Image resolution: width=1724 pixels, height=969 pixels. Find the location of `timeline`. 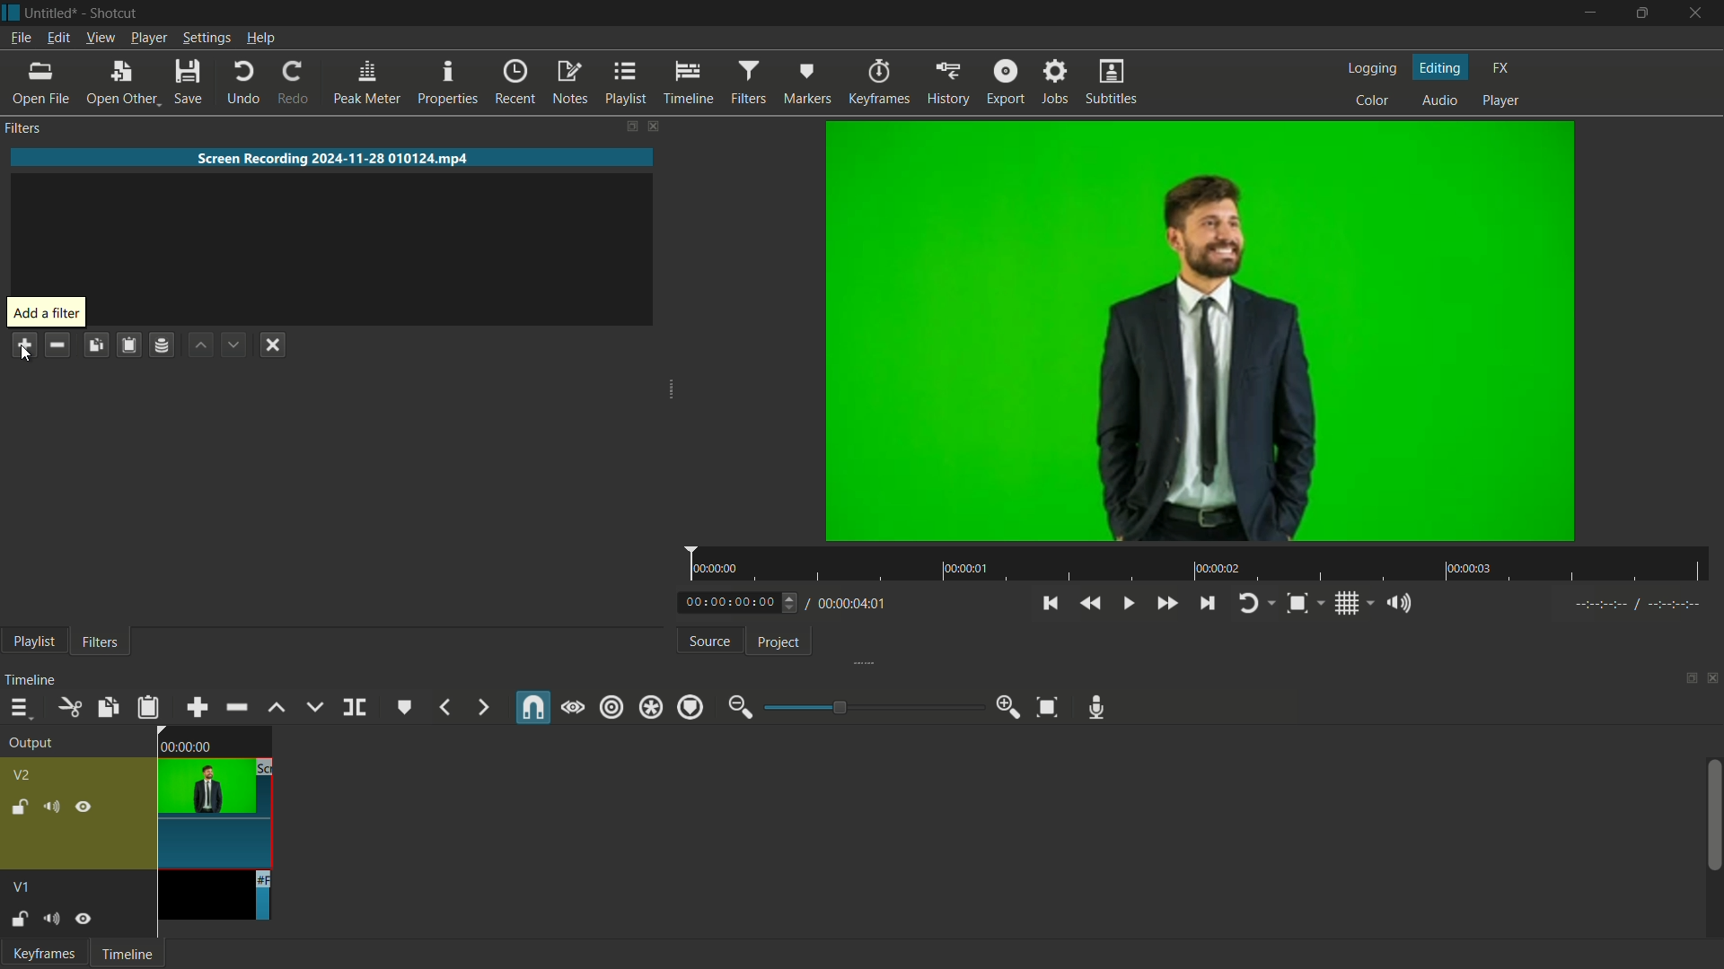

timeline is located at coordinates (688, 83).